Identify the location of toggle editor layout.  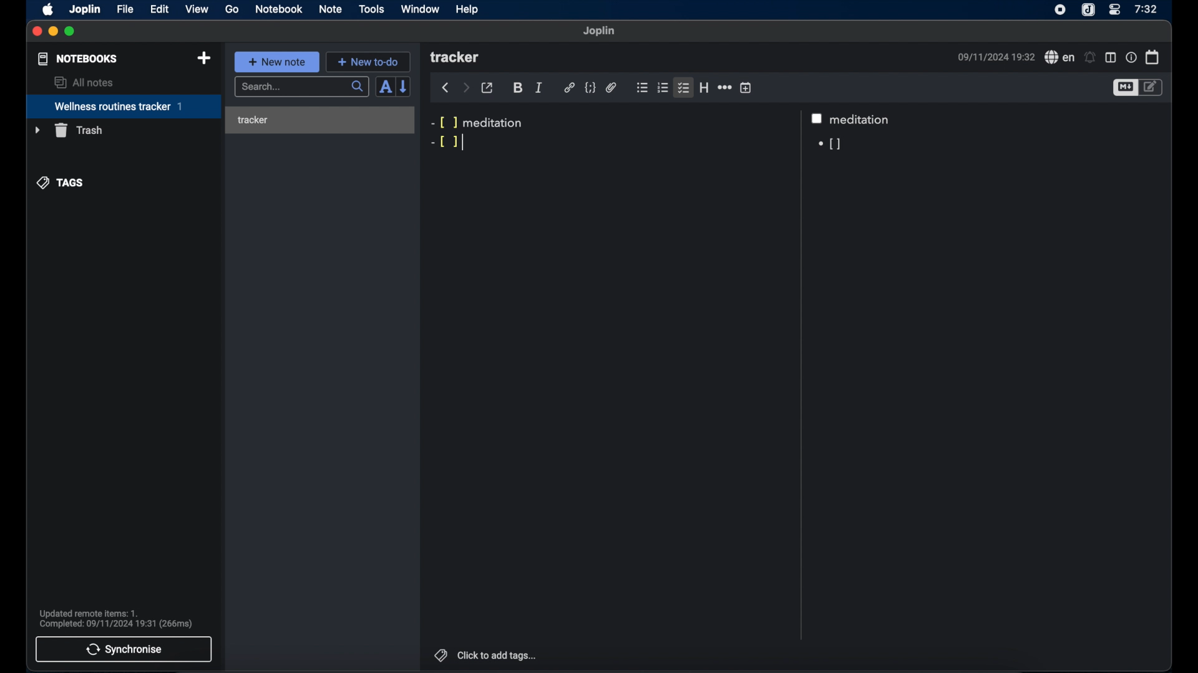
(1110, 57).